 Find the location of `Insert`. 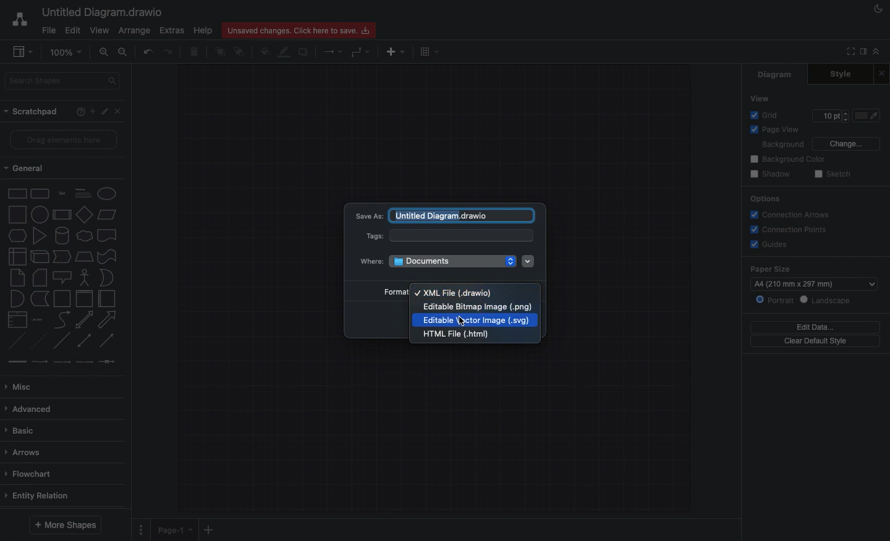

Insert is located at coordinates (394, 52).